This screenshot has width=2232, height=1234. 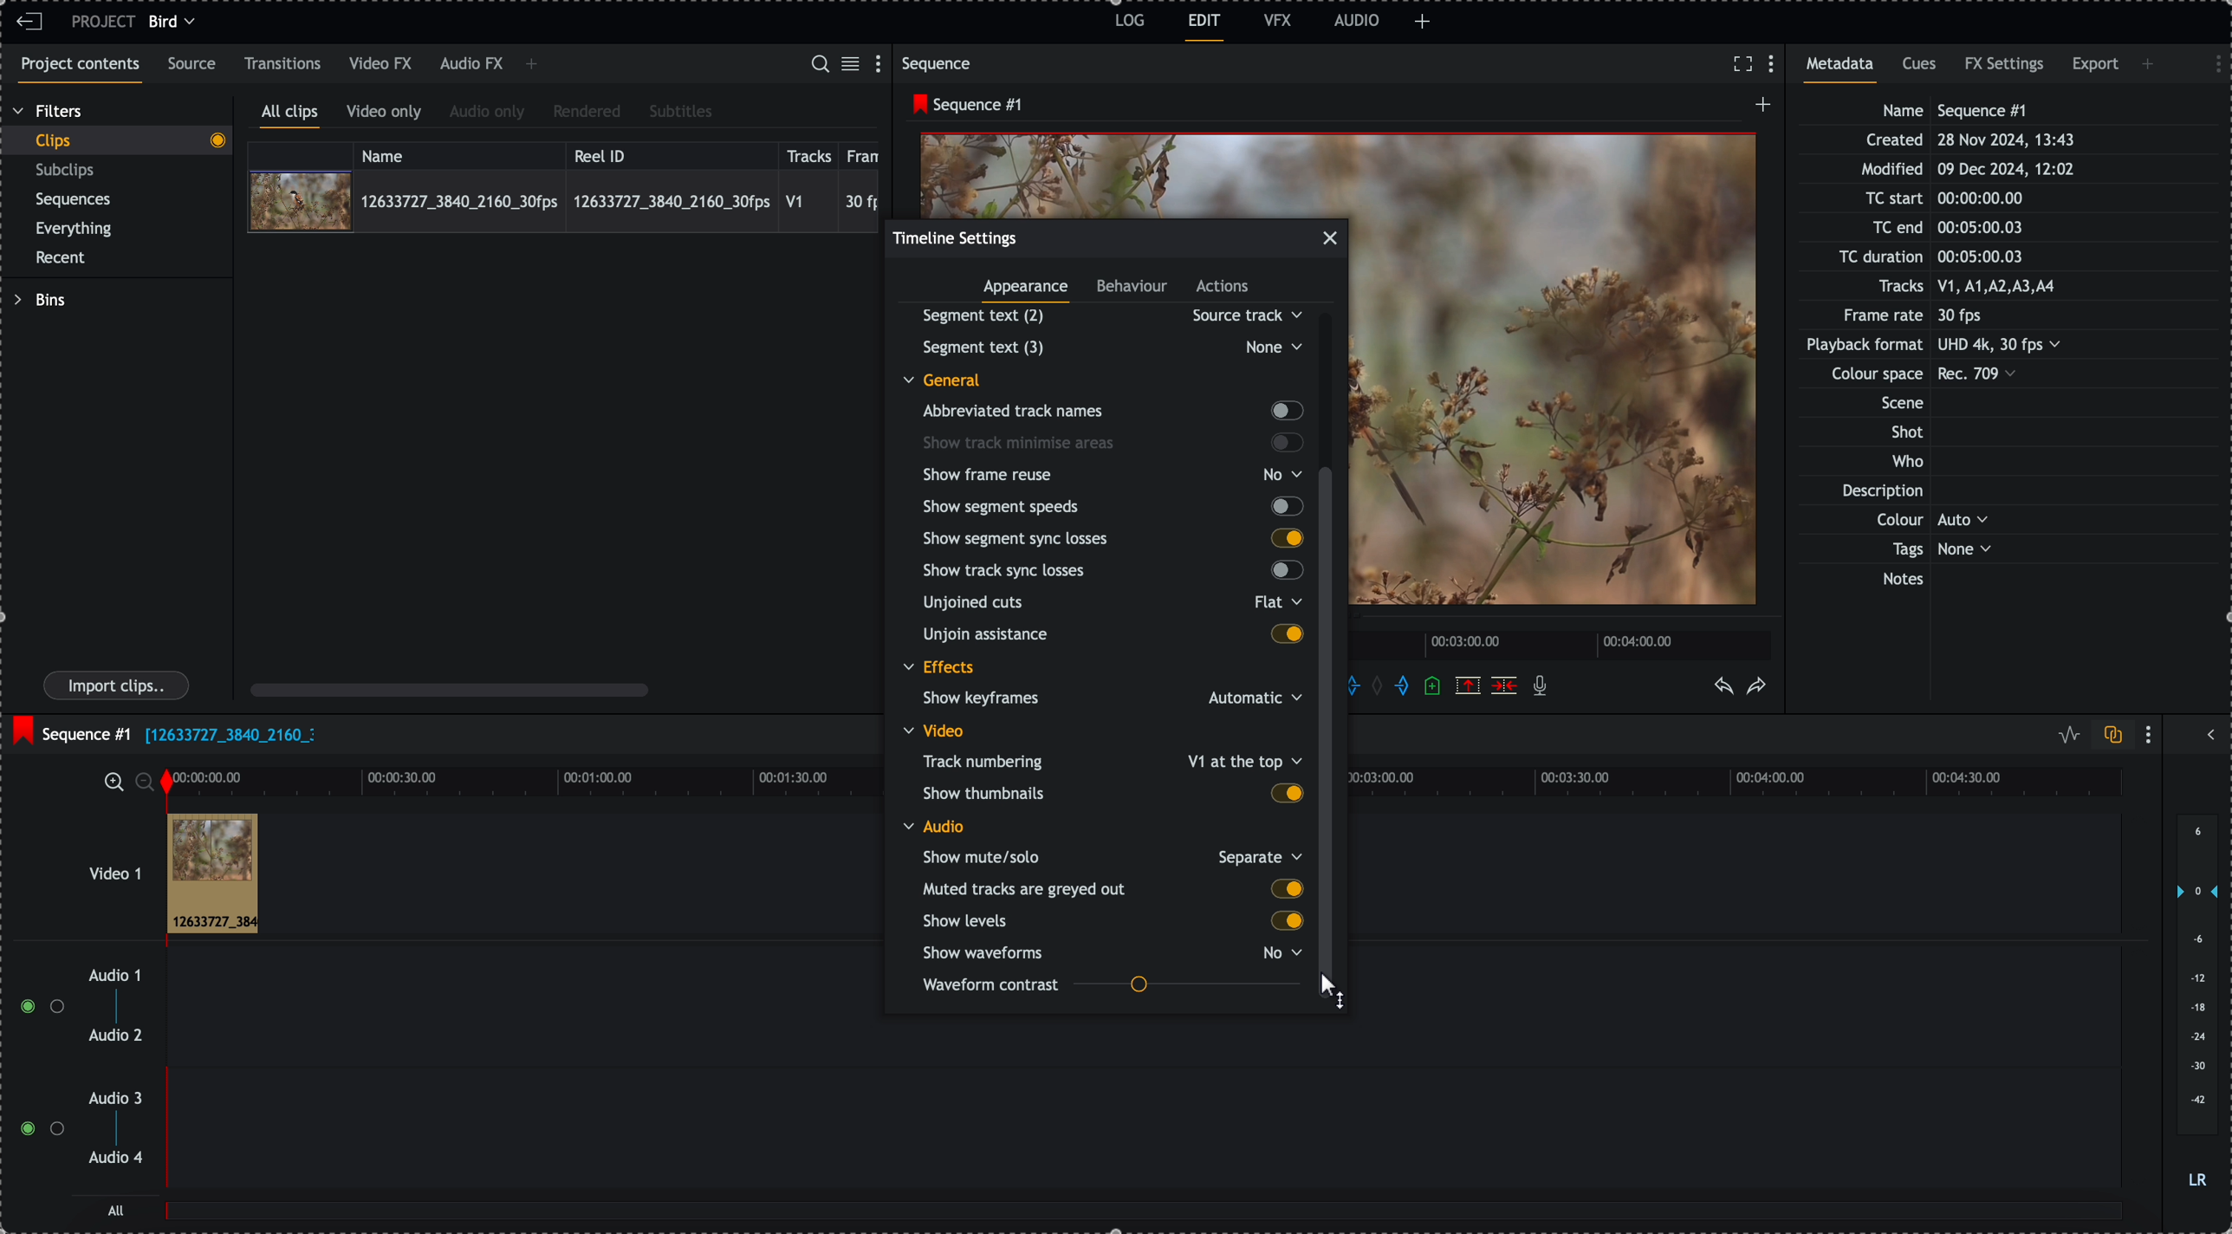 I want to click on audio only, so click(x=488, y=114).